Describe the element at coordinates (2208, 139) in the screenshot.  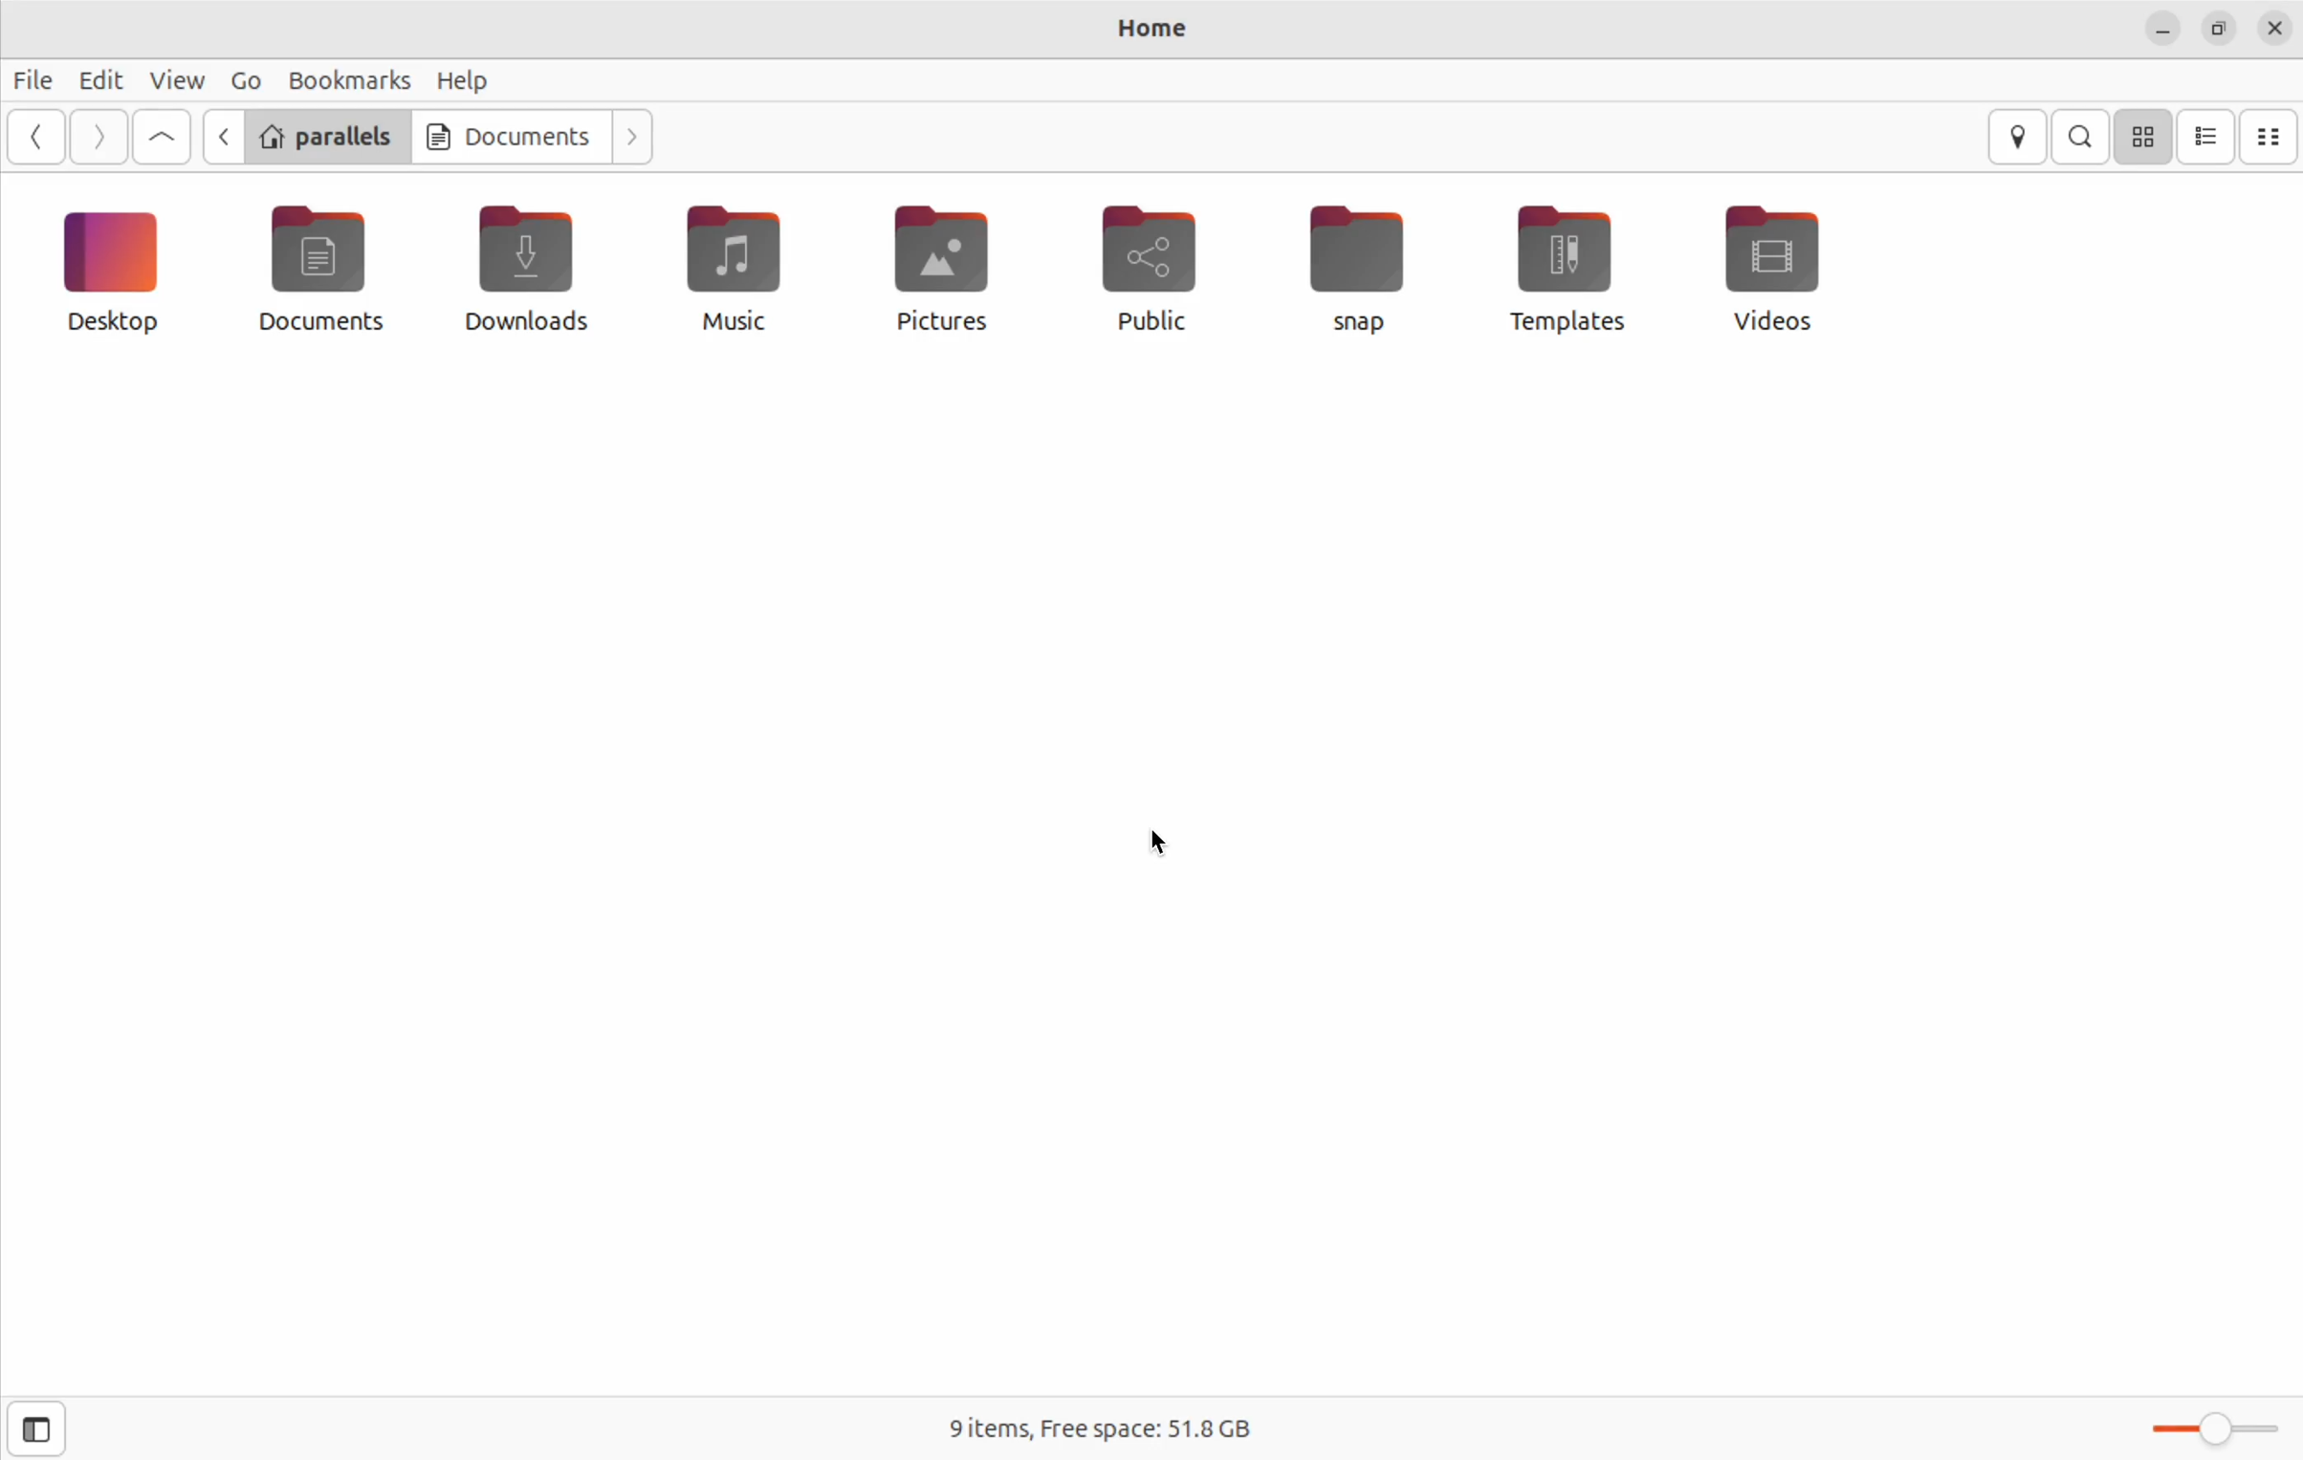
I see `list view` at that location.